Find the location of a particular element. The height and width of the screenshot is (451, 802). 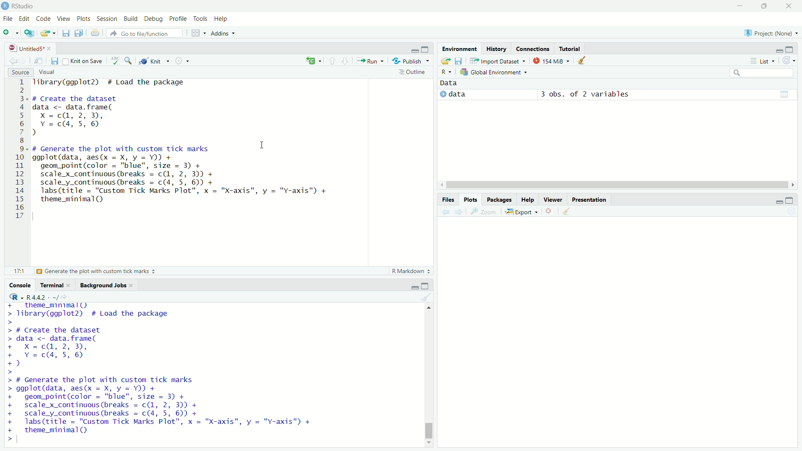

move right is located at coordinates (794, 184).